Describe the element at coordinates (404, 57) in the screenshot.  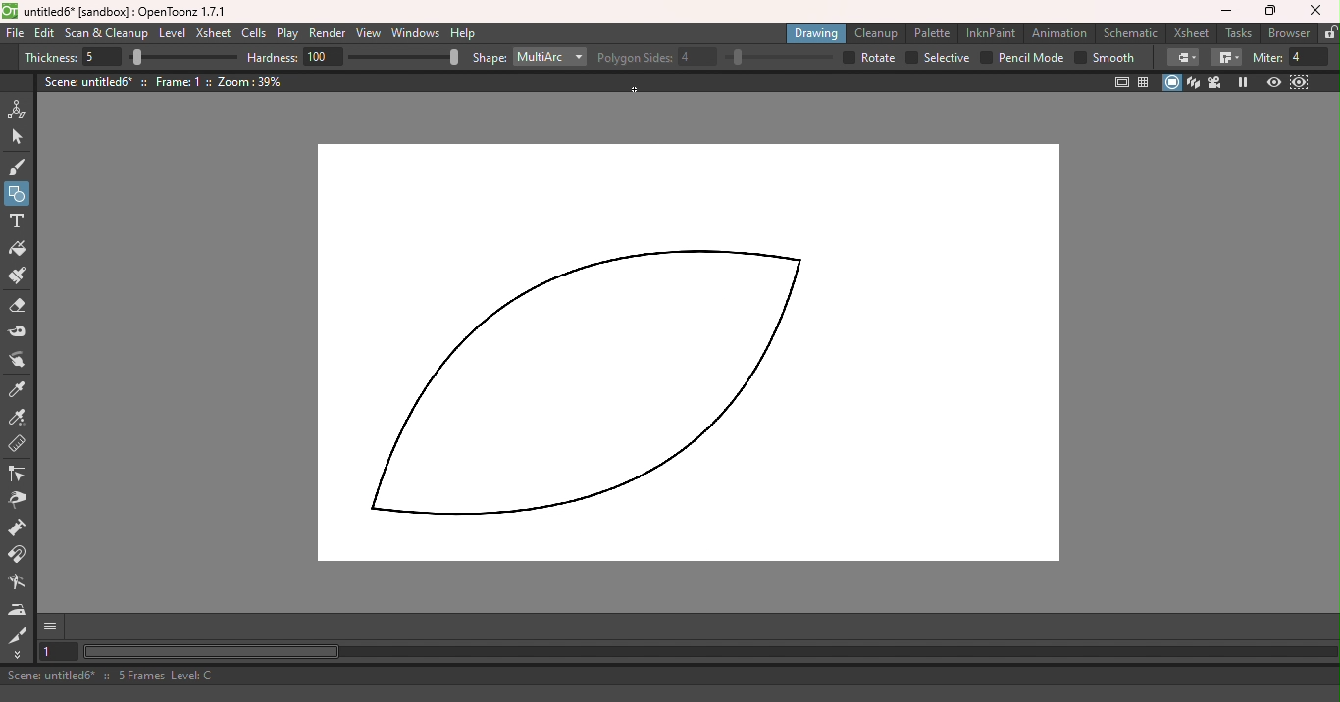
I see `Hardness bar` at that location.